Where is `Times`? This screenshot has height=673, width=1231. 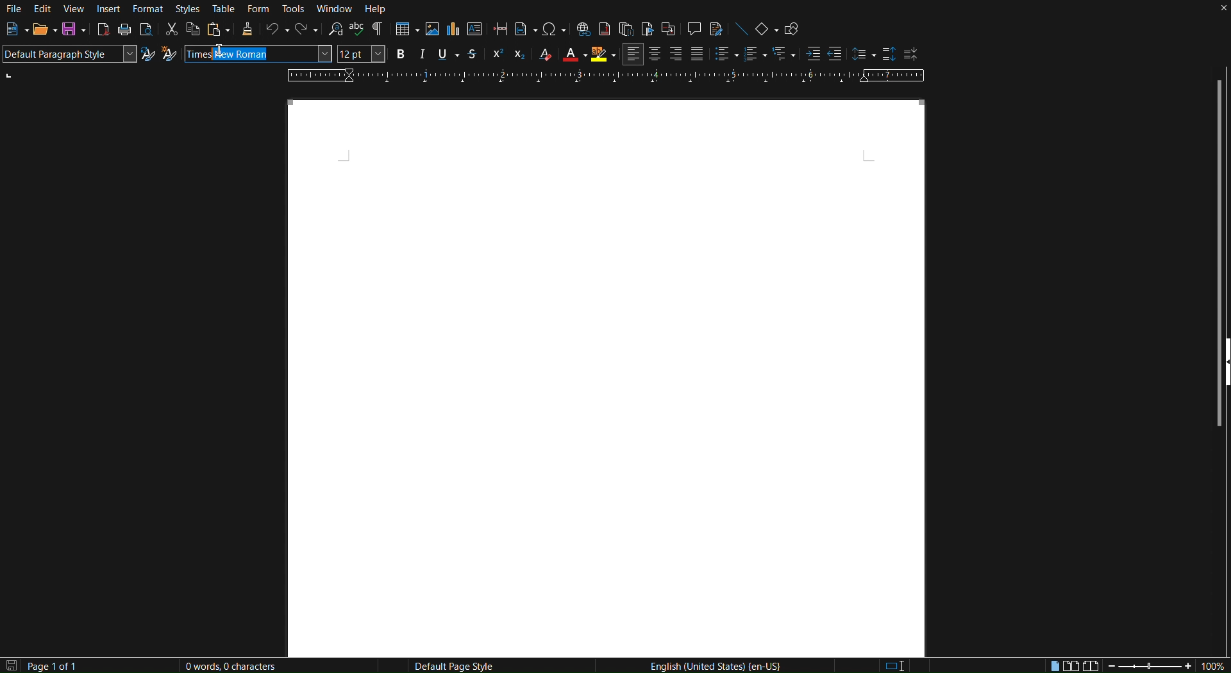 Times is located at coordinates (199, 53).